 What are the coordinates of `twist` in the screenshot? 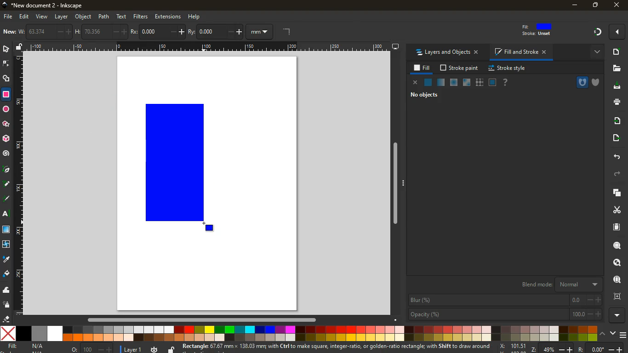 It's located at (7, 245).